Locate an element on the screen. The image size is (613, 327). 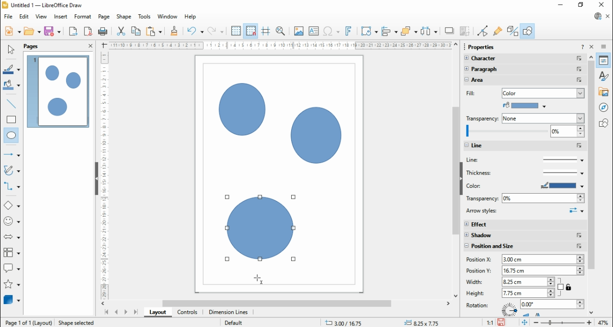
color is located at coordinates (543, 92).